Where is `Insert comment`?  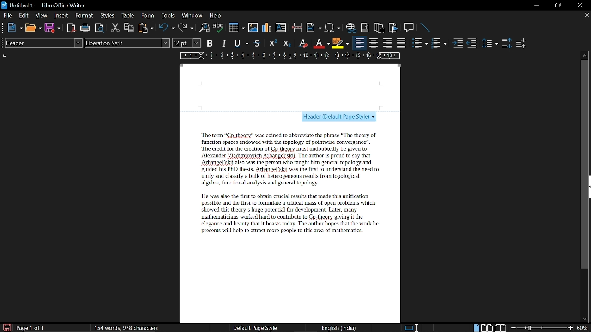
Insert comment is located at coordinates (410, 28).